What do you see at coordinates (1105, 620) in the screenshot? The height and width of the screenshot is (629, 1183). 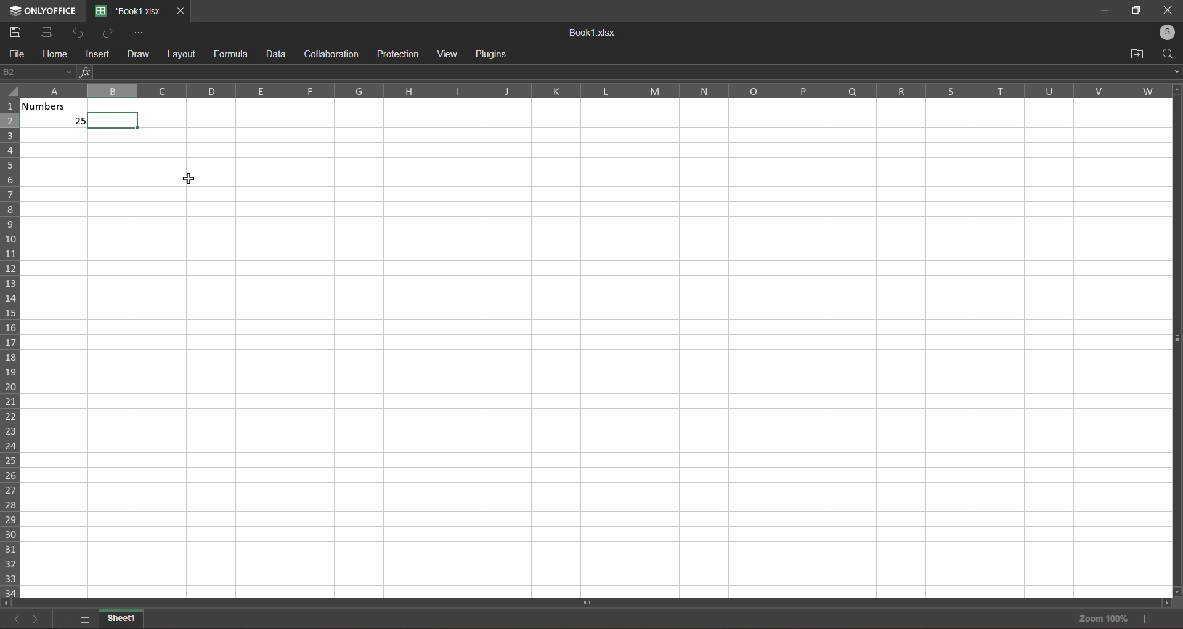 I see `zoom 100%` at bounding box center [1105, 620].